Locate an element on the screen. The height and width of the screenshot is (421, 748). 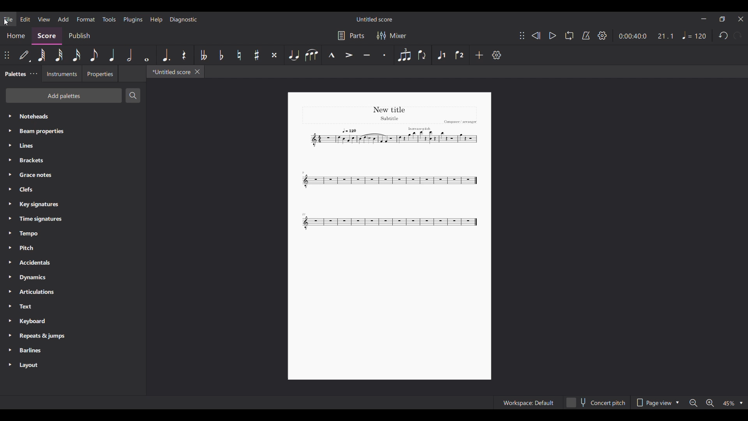
Plugins menu is located at coordinates (133, 19).